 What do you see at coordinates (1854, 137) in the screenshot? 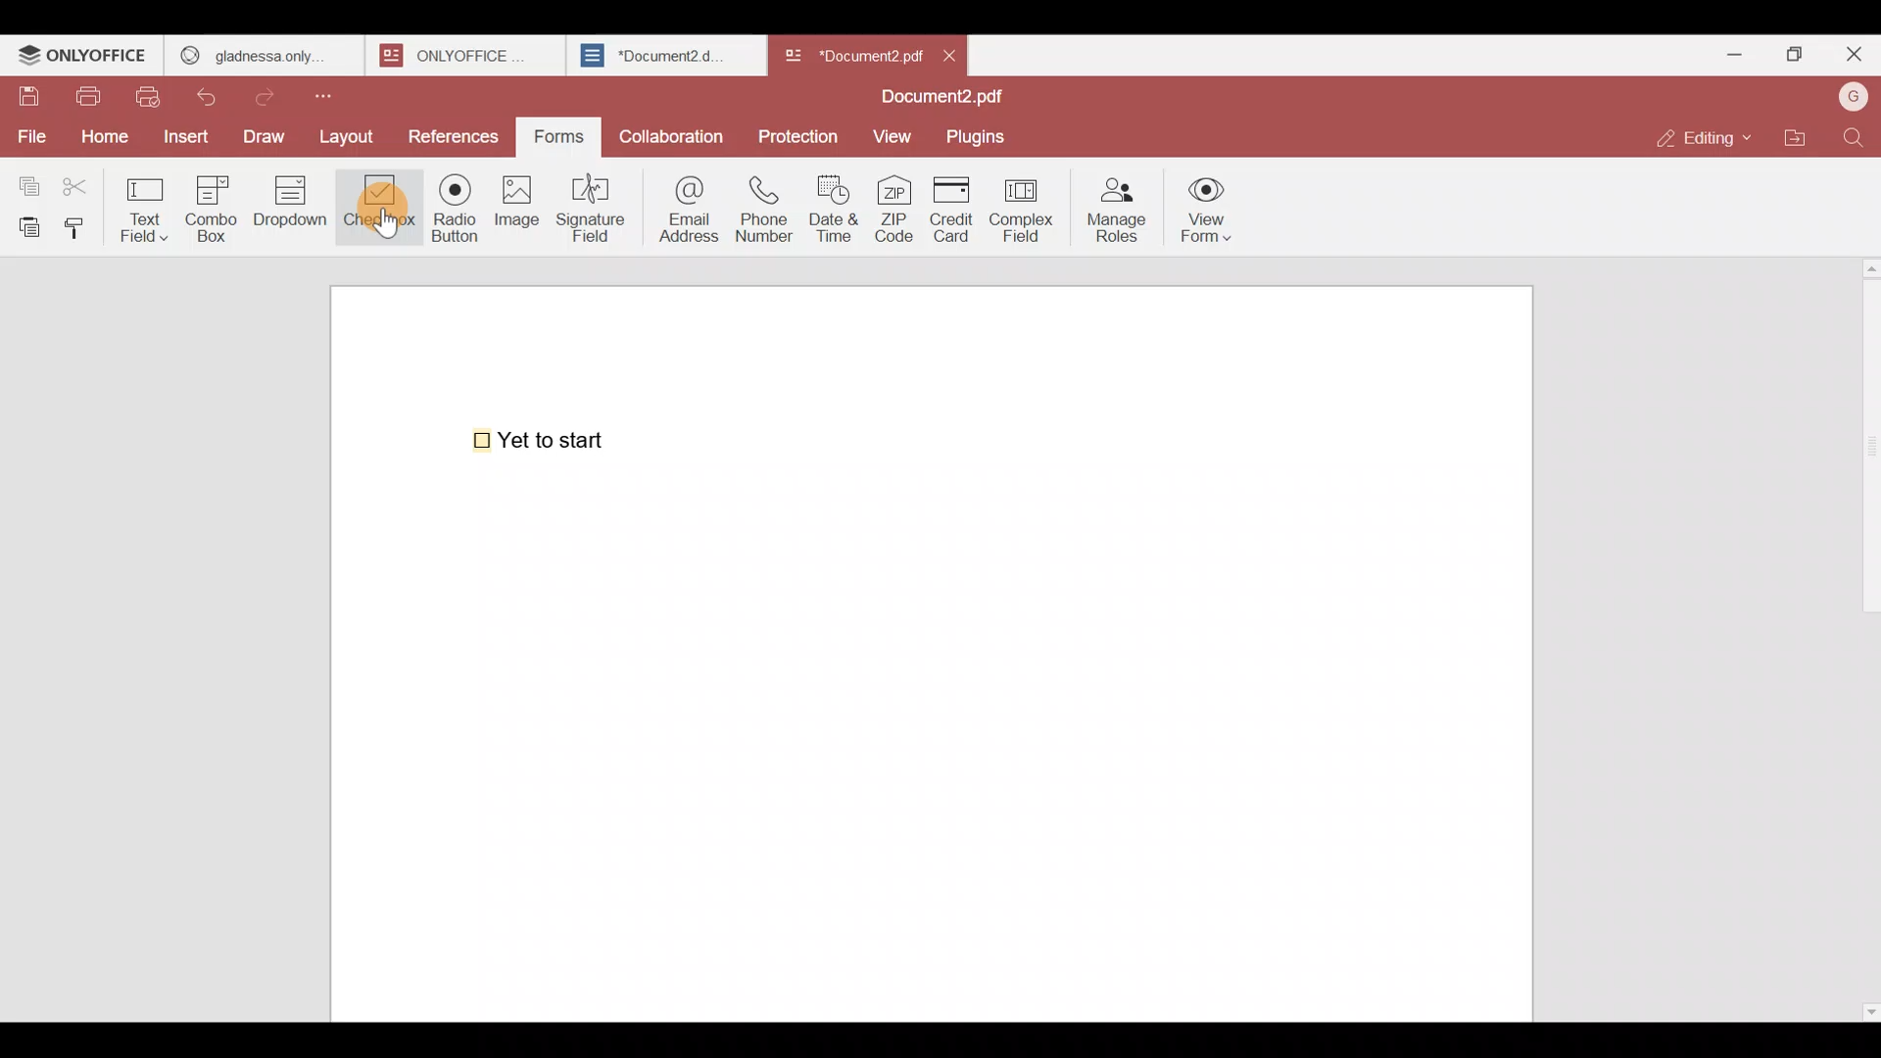
I see `Find` at bounding box center [1854, 137].